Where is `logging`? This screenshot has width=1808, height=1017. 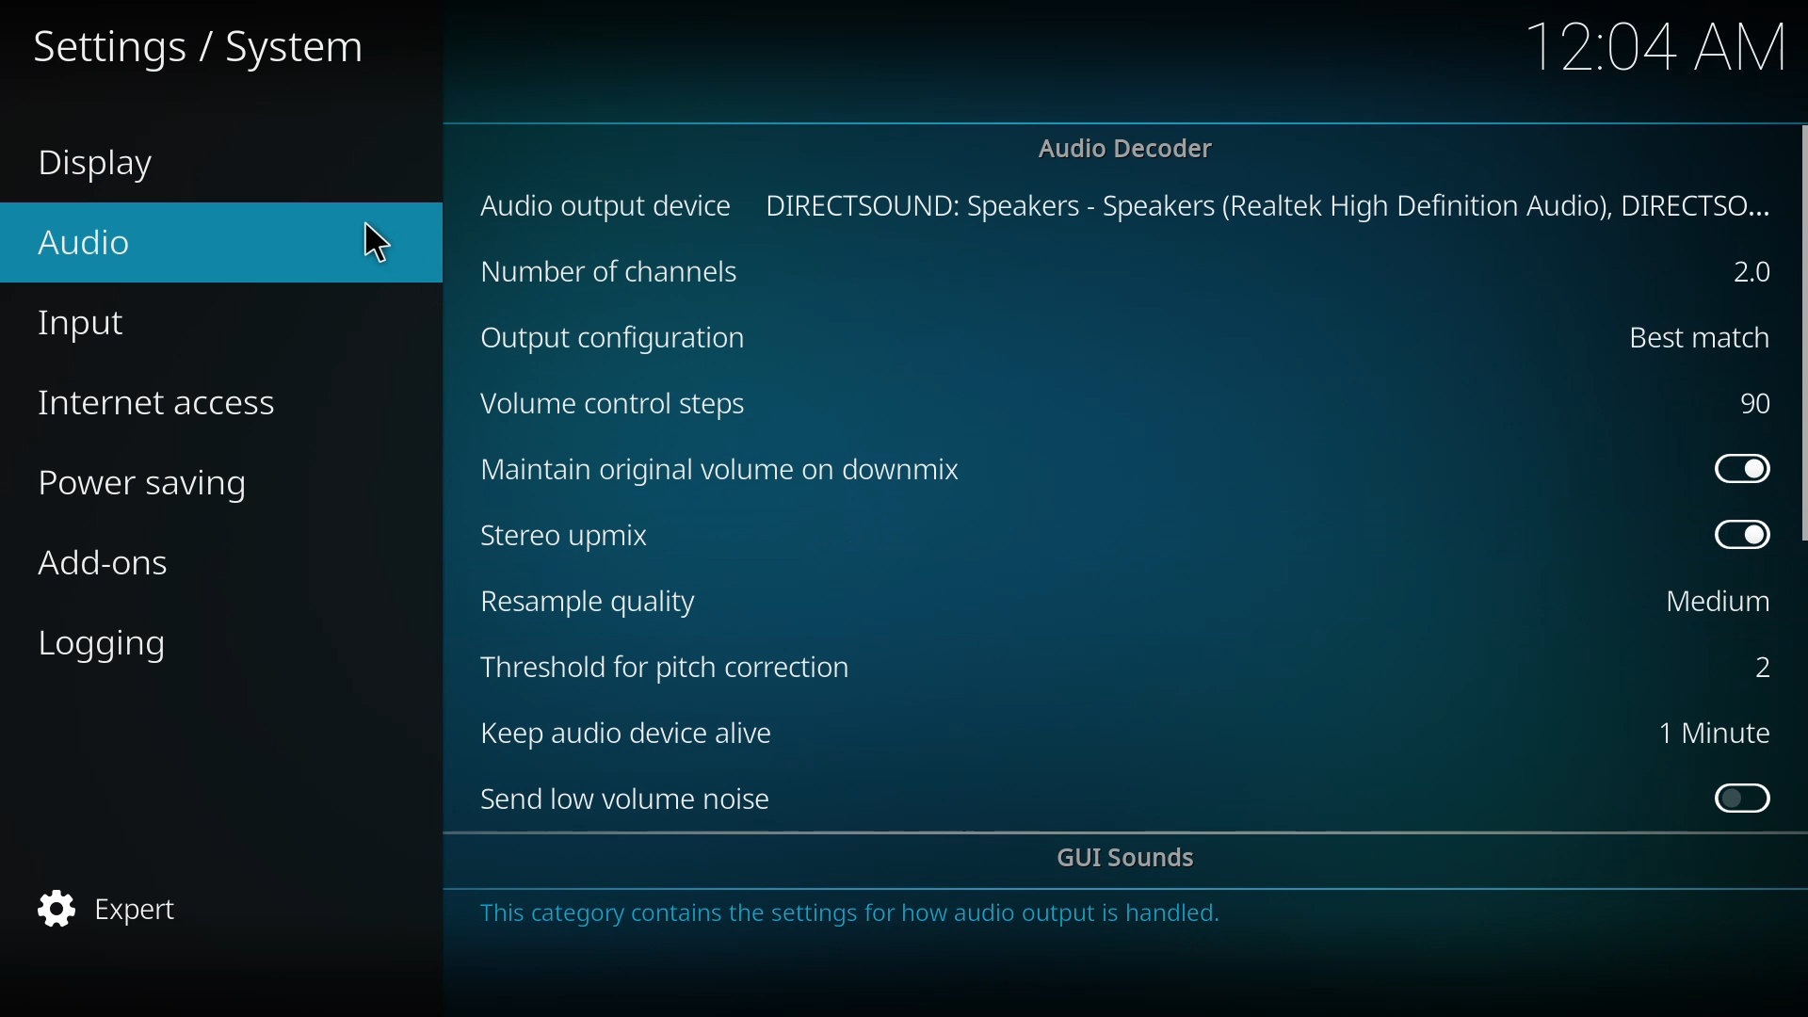
logging is located at coordinates (120, 644).